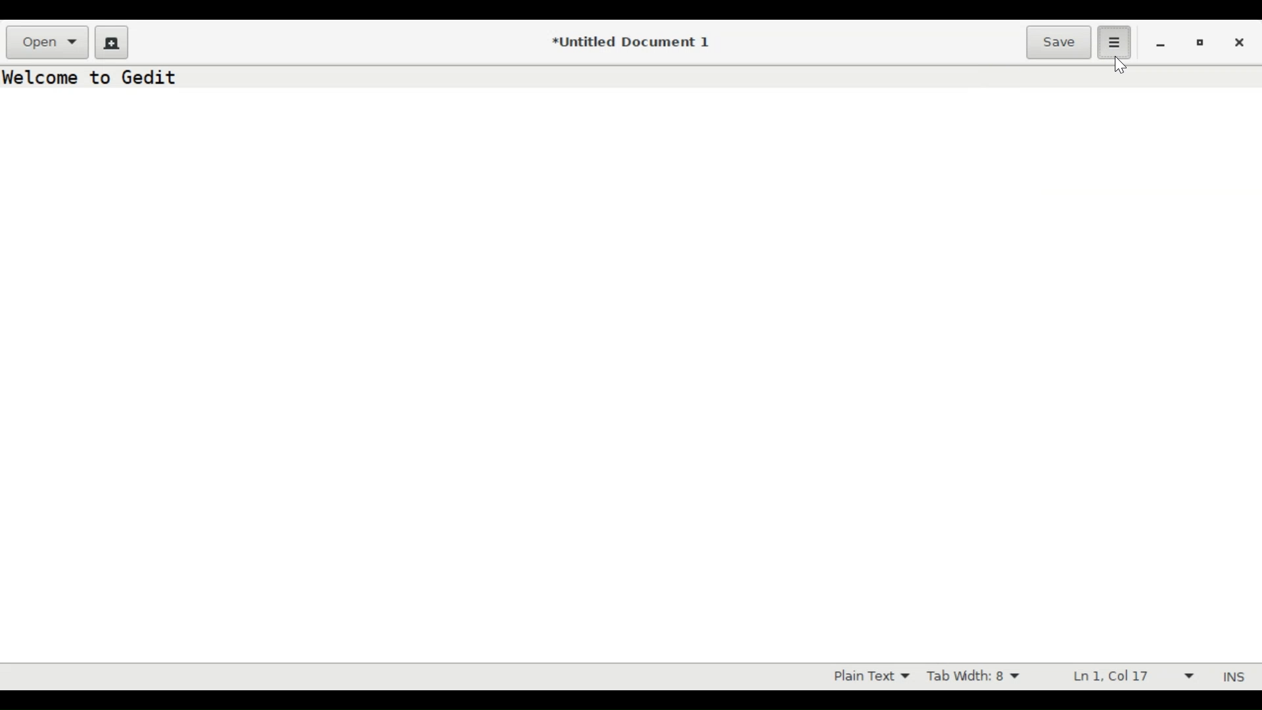 This screenshot has height=710, width=1262. Describe the element at coordinates (979, 676) in the screenshot. I see `Tab Width` at that location.